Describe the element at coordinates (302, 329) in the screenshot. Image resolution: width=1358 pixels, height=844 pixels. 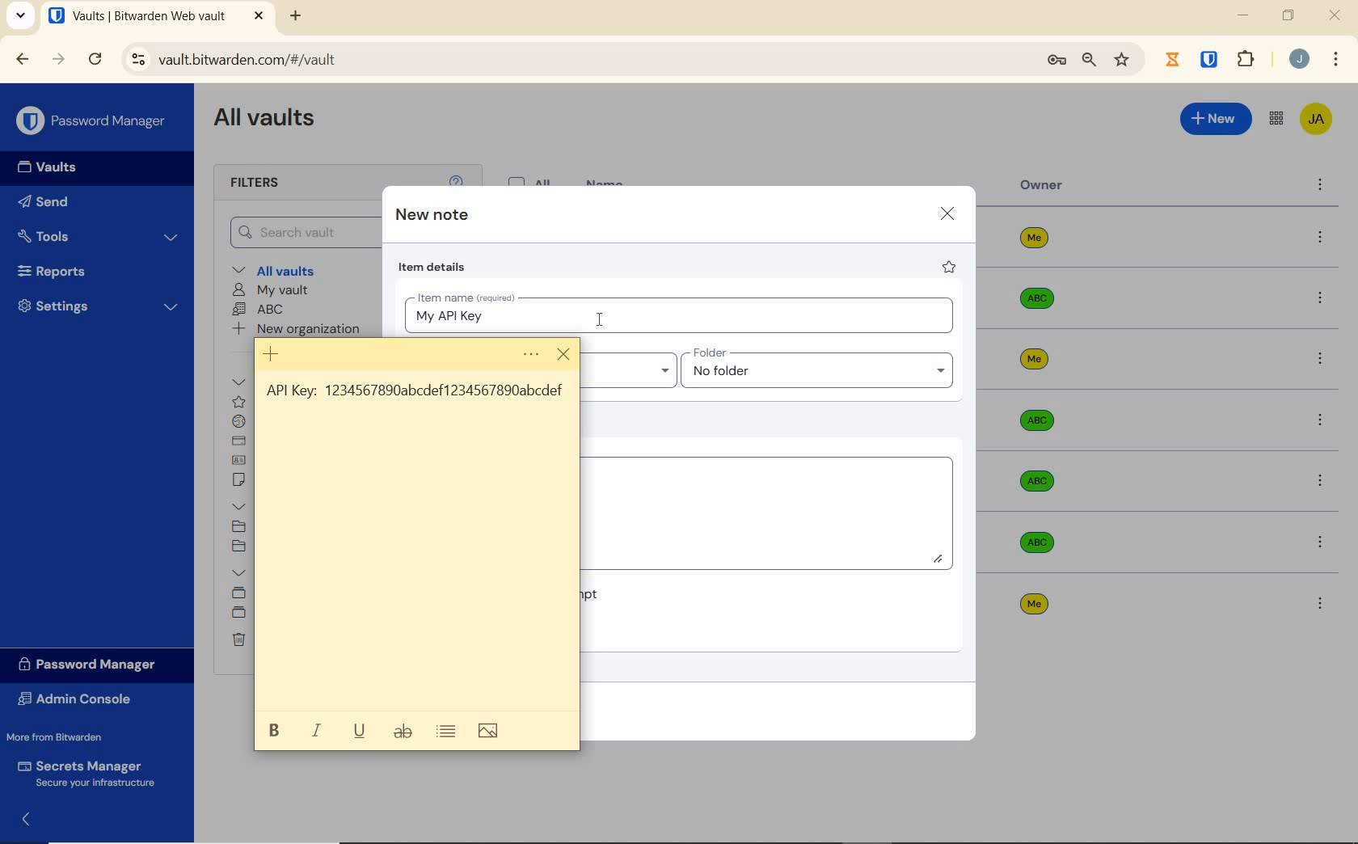
I see `New organization` at that location.